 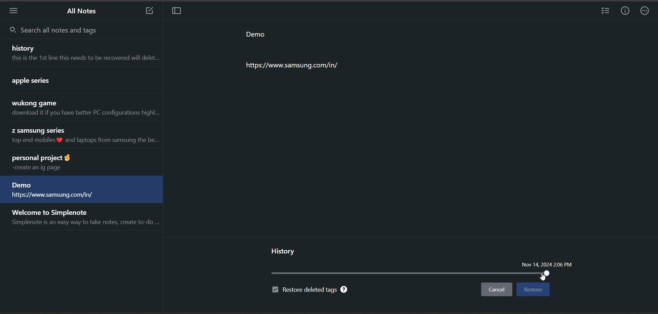 What do you see at coordinates (146, 10) in the screenshot?
I see `new note` at bounding box center [146, 10].